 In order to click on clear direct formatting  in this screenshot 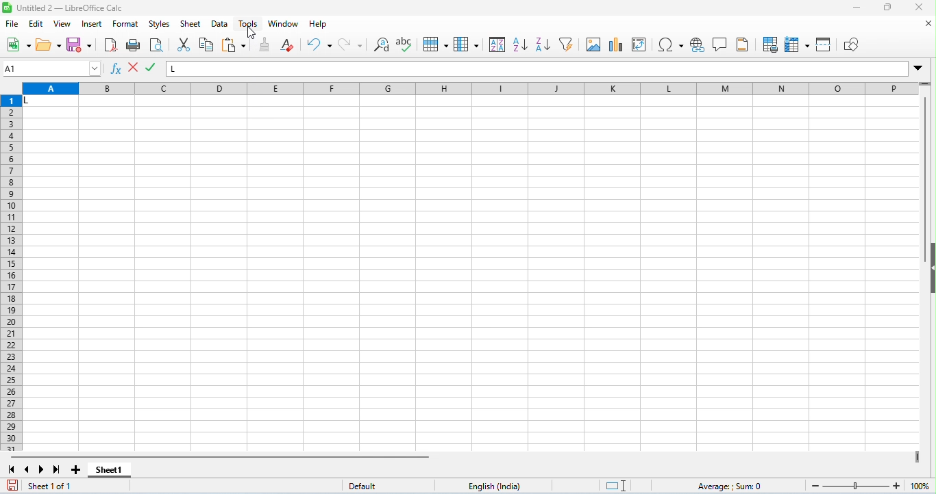, I will do `click(287, 44)`.